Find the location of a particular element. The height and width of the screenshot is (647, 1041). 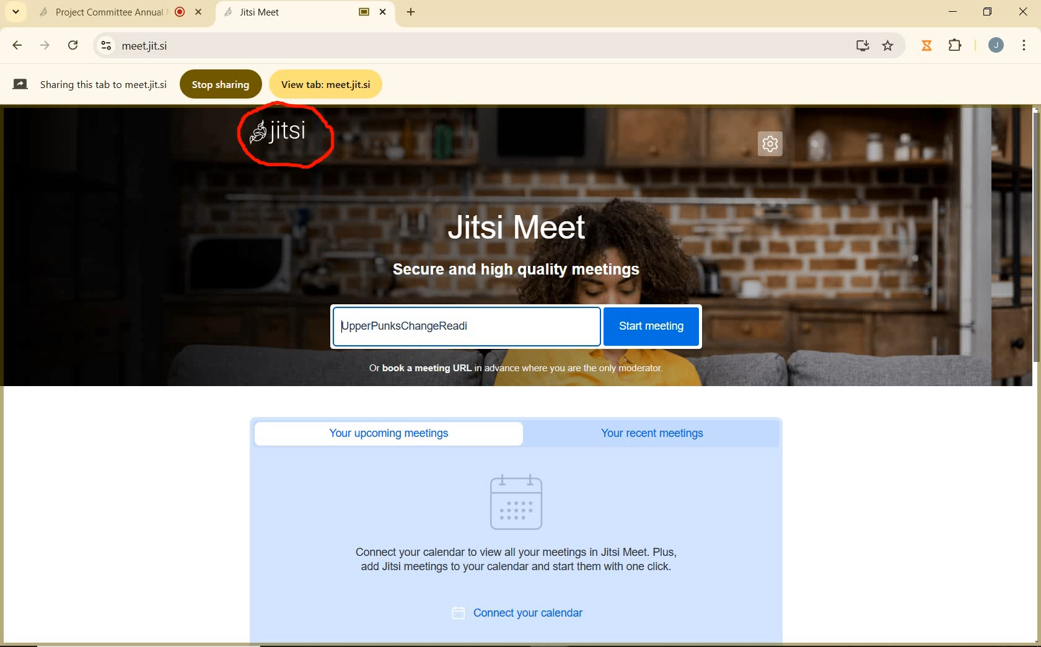

CUSTOMIZE GOOGLE CHROME is located at coordinates (1024, 46).